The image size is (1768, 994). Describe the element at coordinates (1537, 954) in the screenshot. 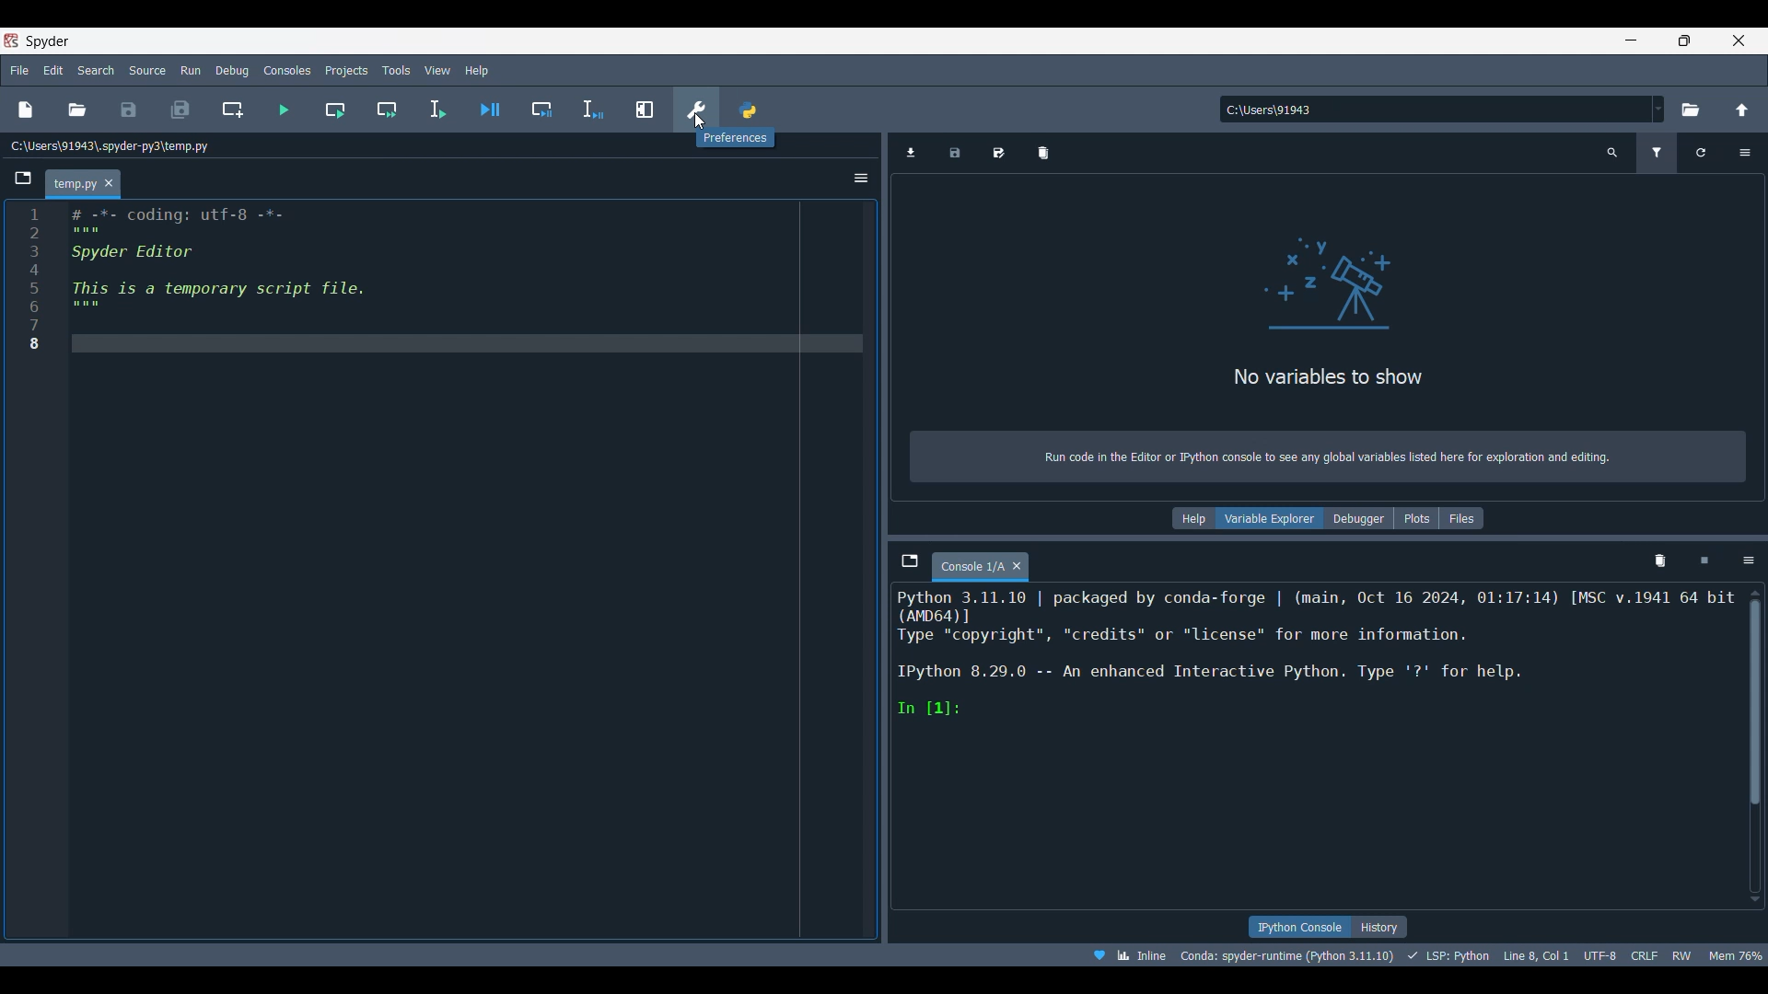

I see `cursor details` at that location.